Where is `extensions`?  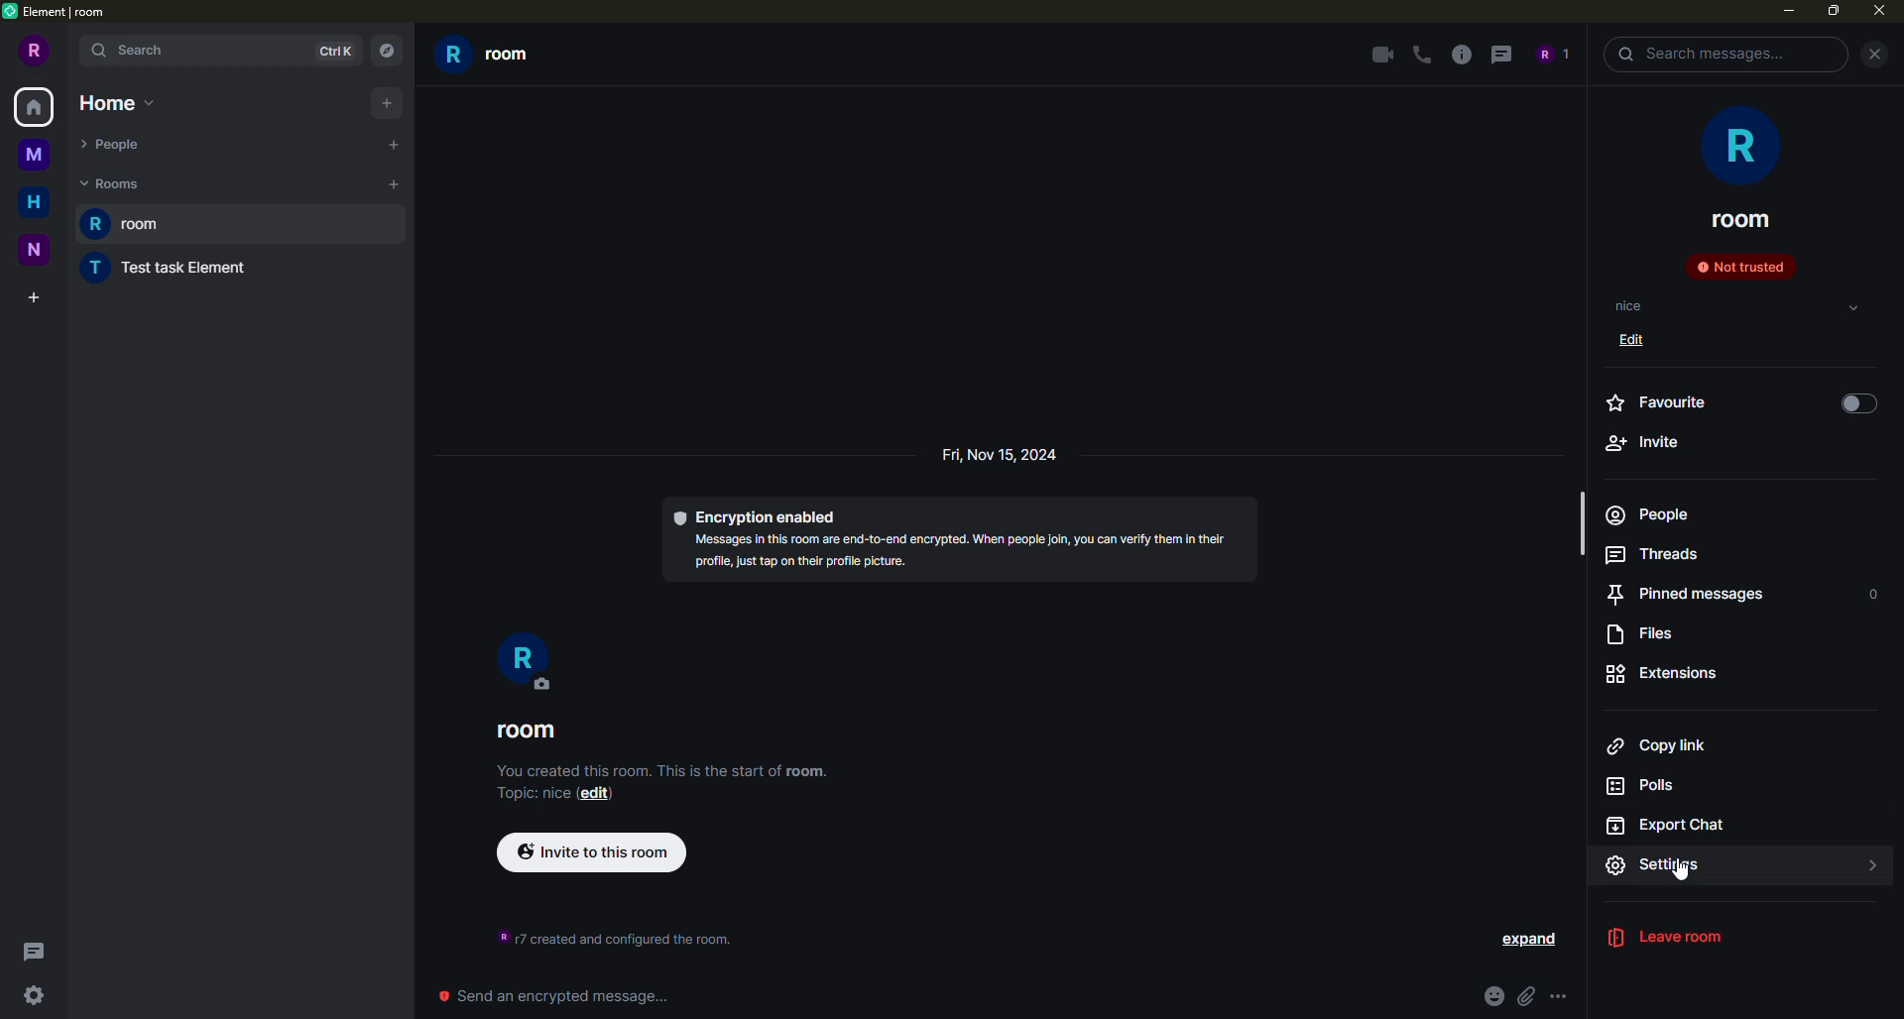 extensions is located at coordinates (1666, 673).